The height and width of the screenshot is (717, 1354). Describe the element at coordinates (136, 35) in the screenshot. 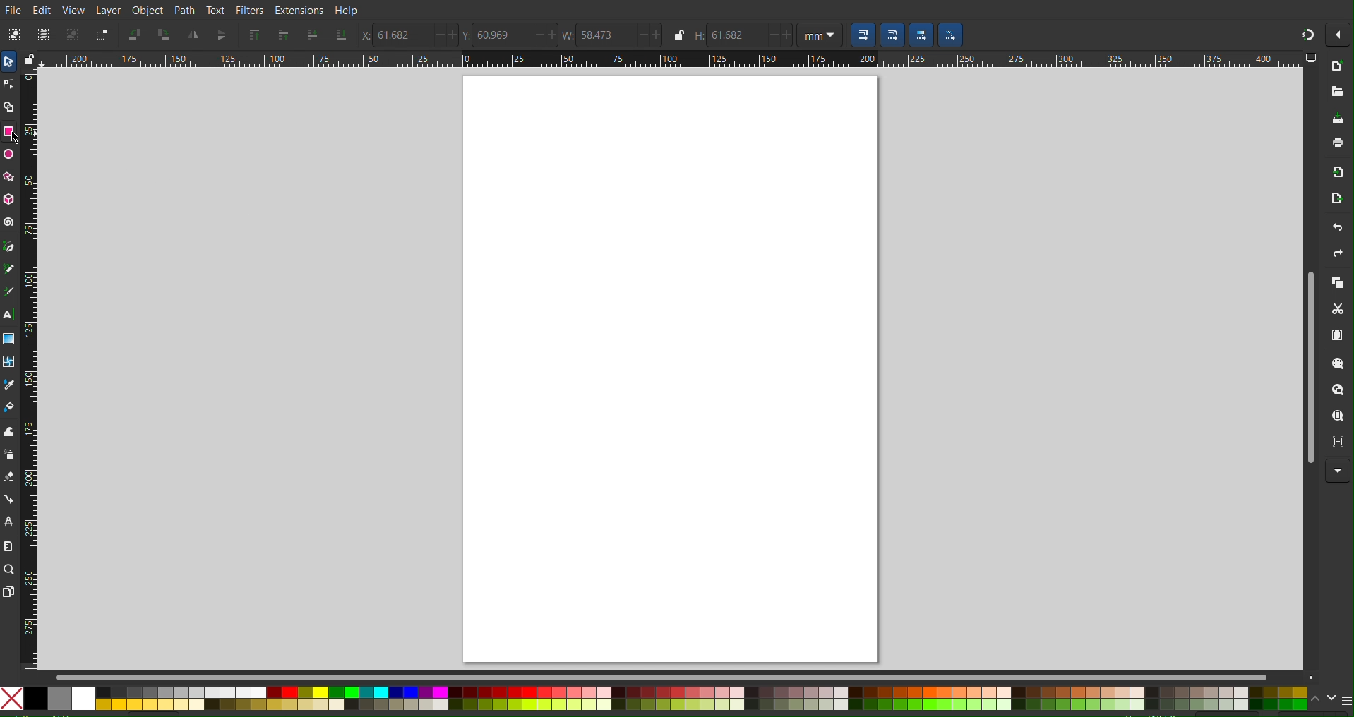

I see `Rotate CCW` at that location.